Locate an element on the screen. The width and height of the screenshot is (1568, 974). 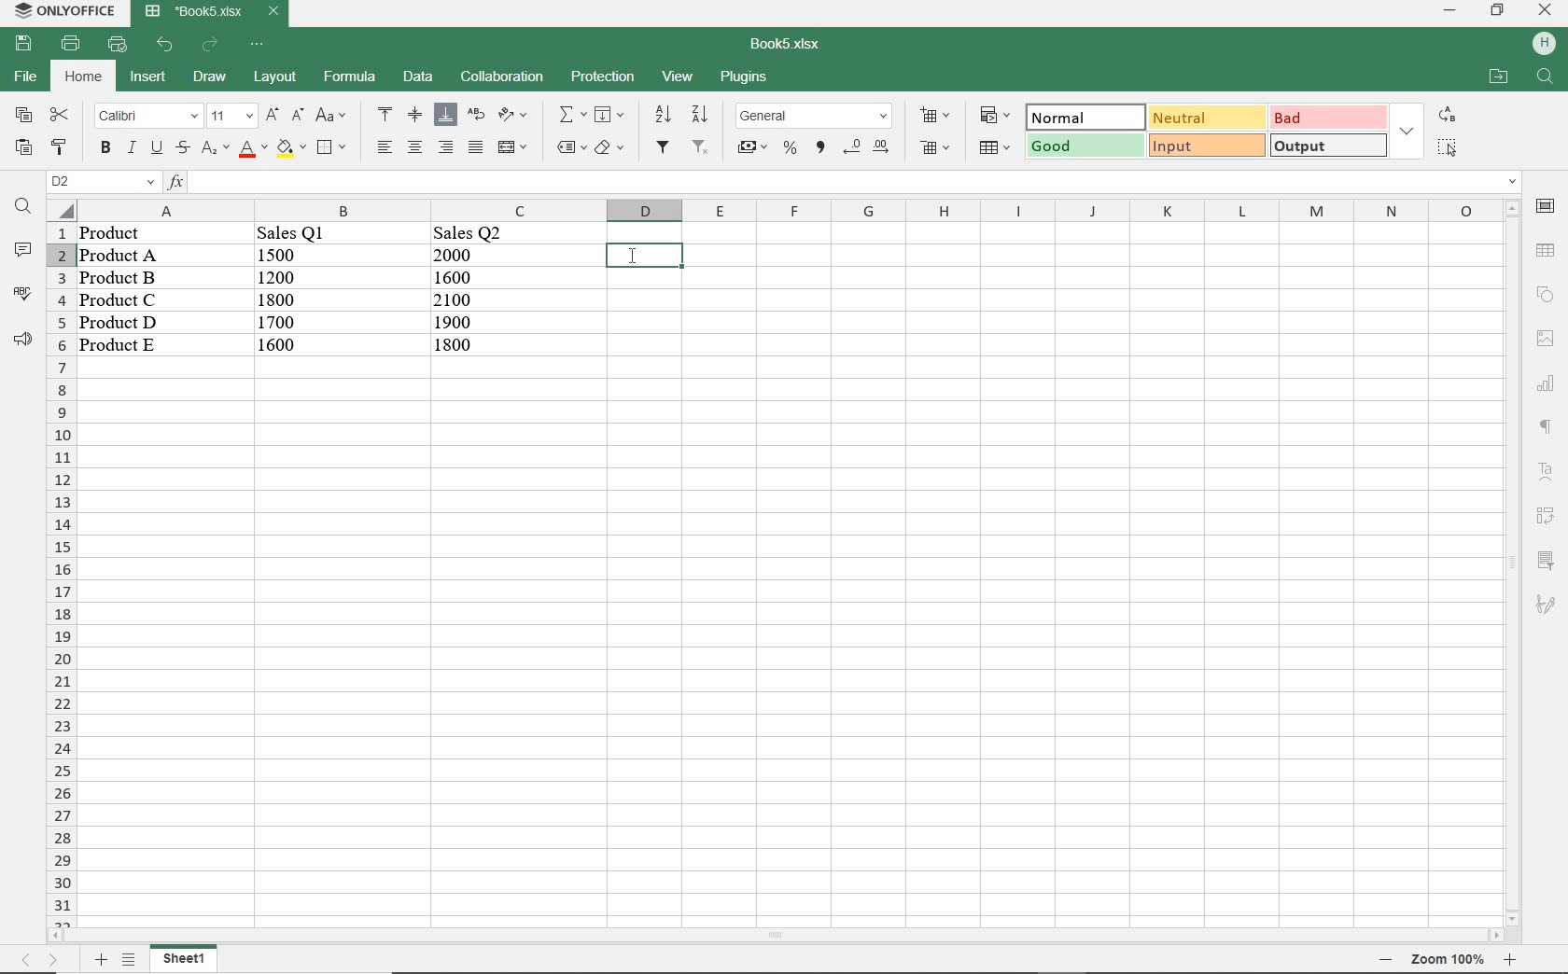
increment font size is located at coordinates (271, 115).